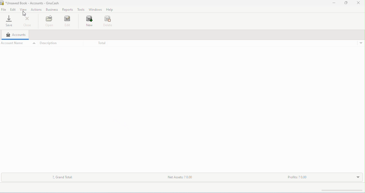  What do you see at coordinates (81, 10) in the screenshot?
I see `tools` at bounding box center [81, 10].